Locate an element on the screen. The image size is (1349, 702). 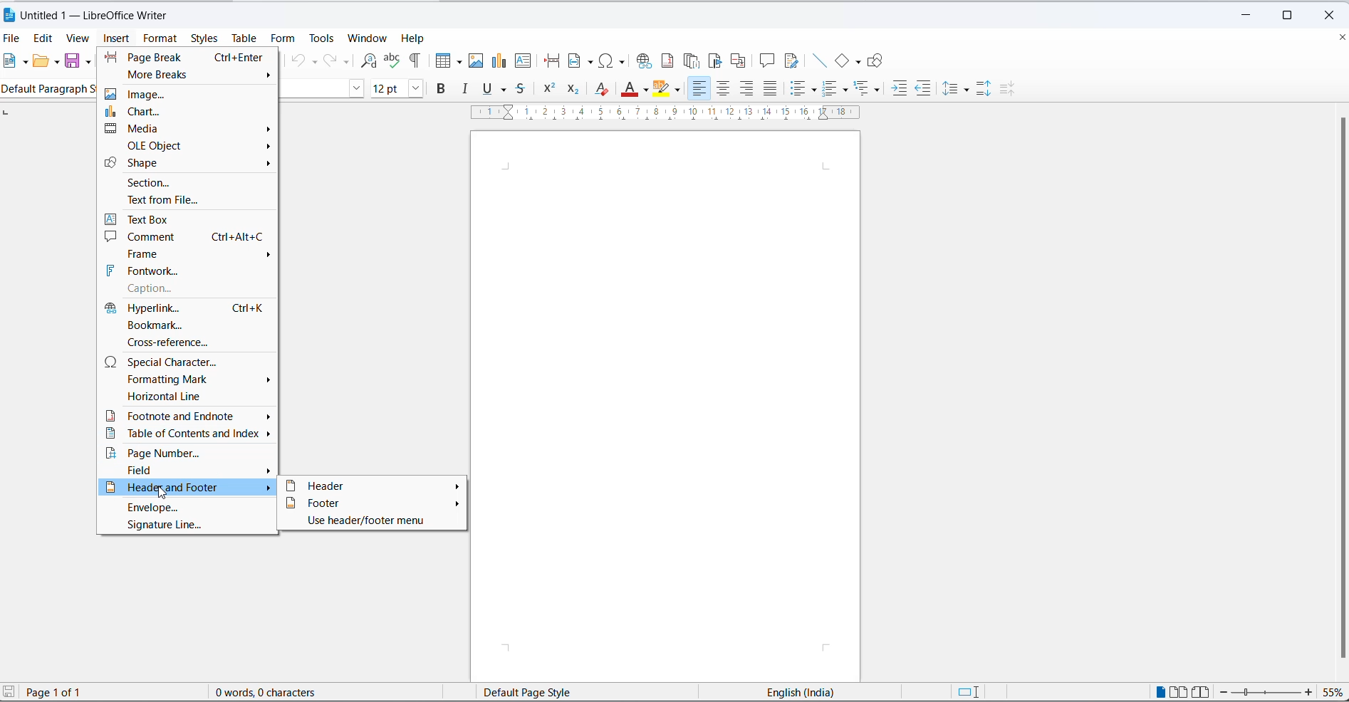
insert comments is located at coordinates (767, 61).